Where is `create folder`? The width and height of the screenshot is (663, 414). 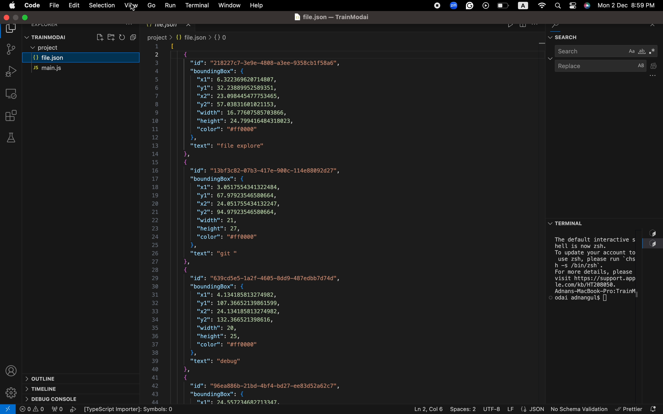 create folder is located at coordinates (111, 36).